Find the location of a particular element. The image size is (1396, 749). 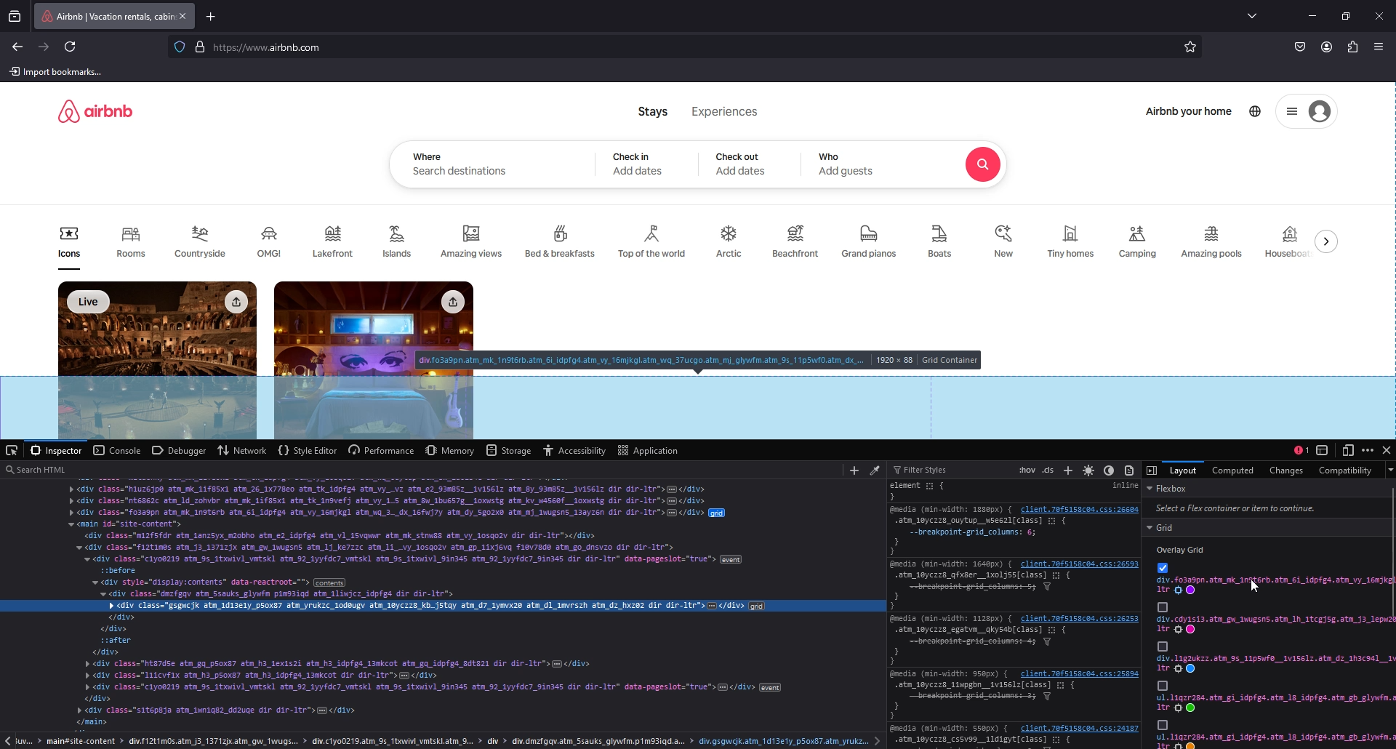

light color scheme is located at coordinates (1089, 469).